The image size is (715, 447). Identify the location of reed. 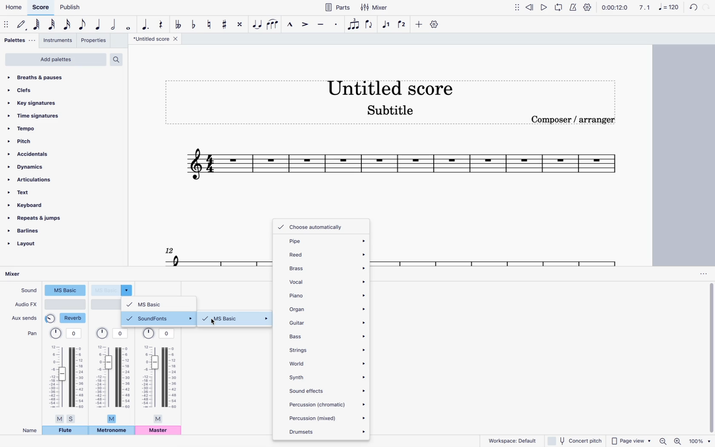
(326, 255).